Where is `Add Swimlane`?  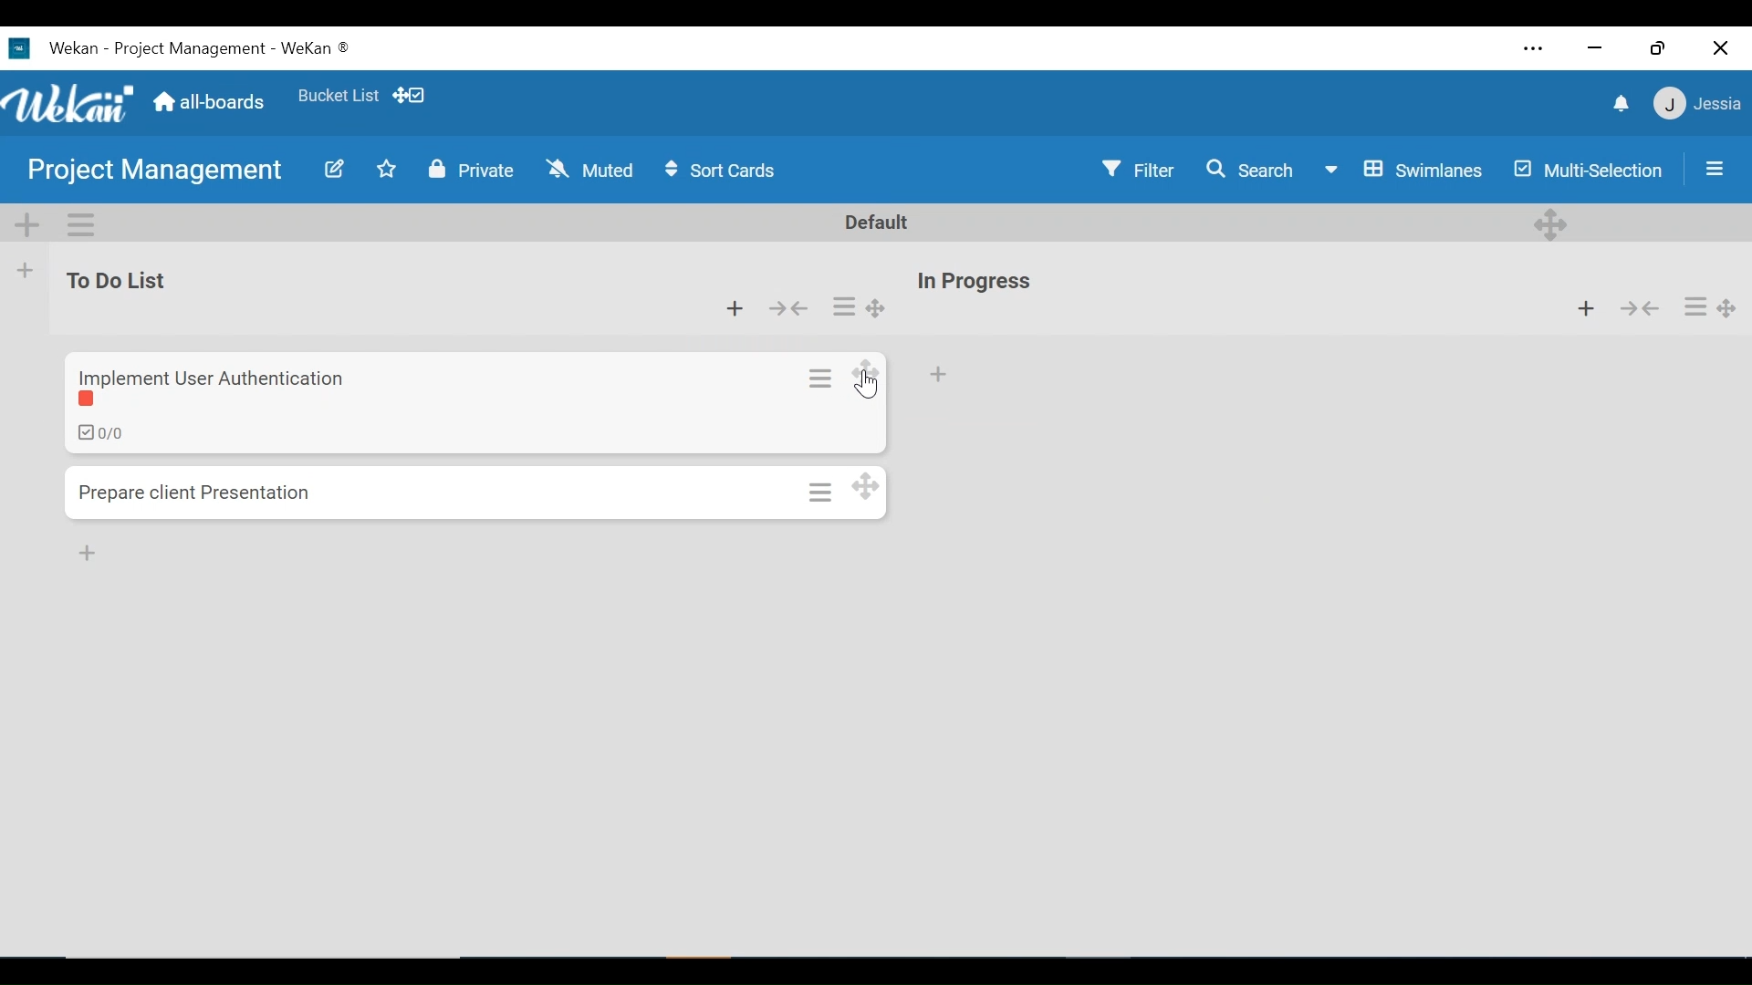
Add Swimlane is located at coordinates (29, 223).